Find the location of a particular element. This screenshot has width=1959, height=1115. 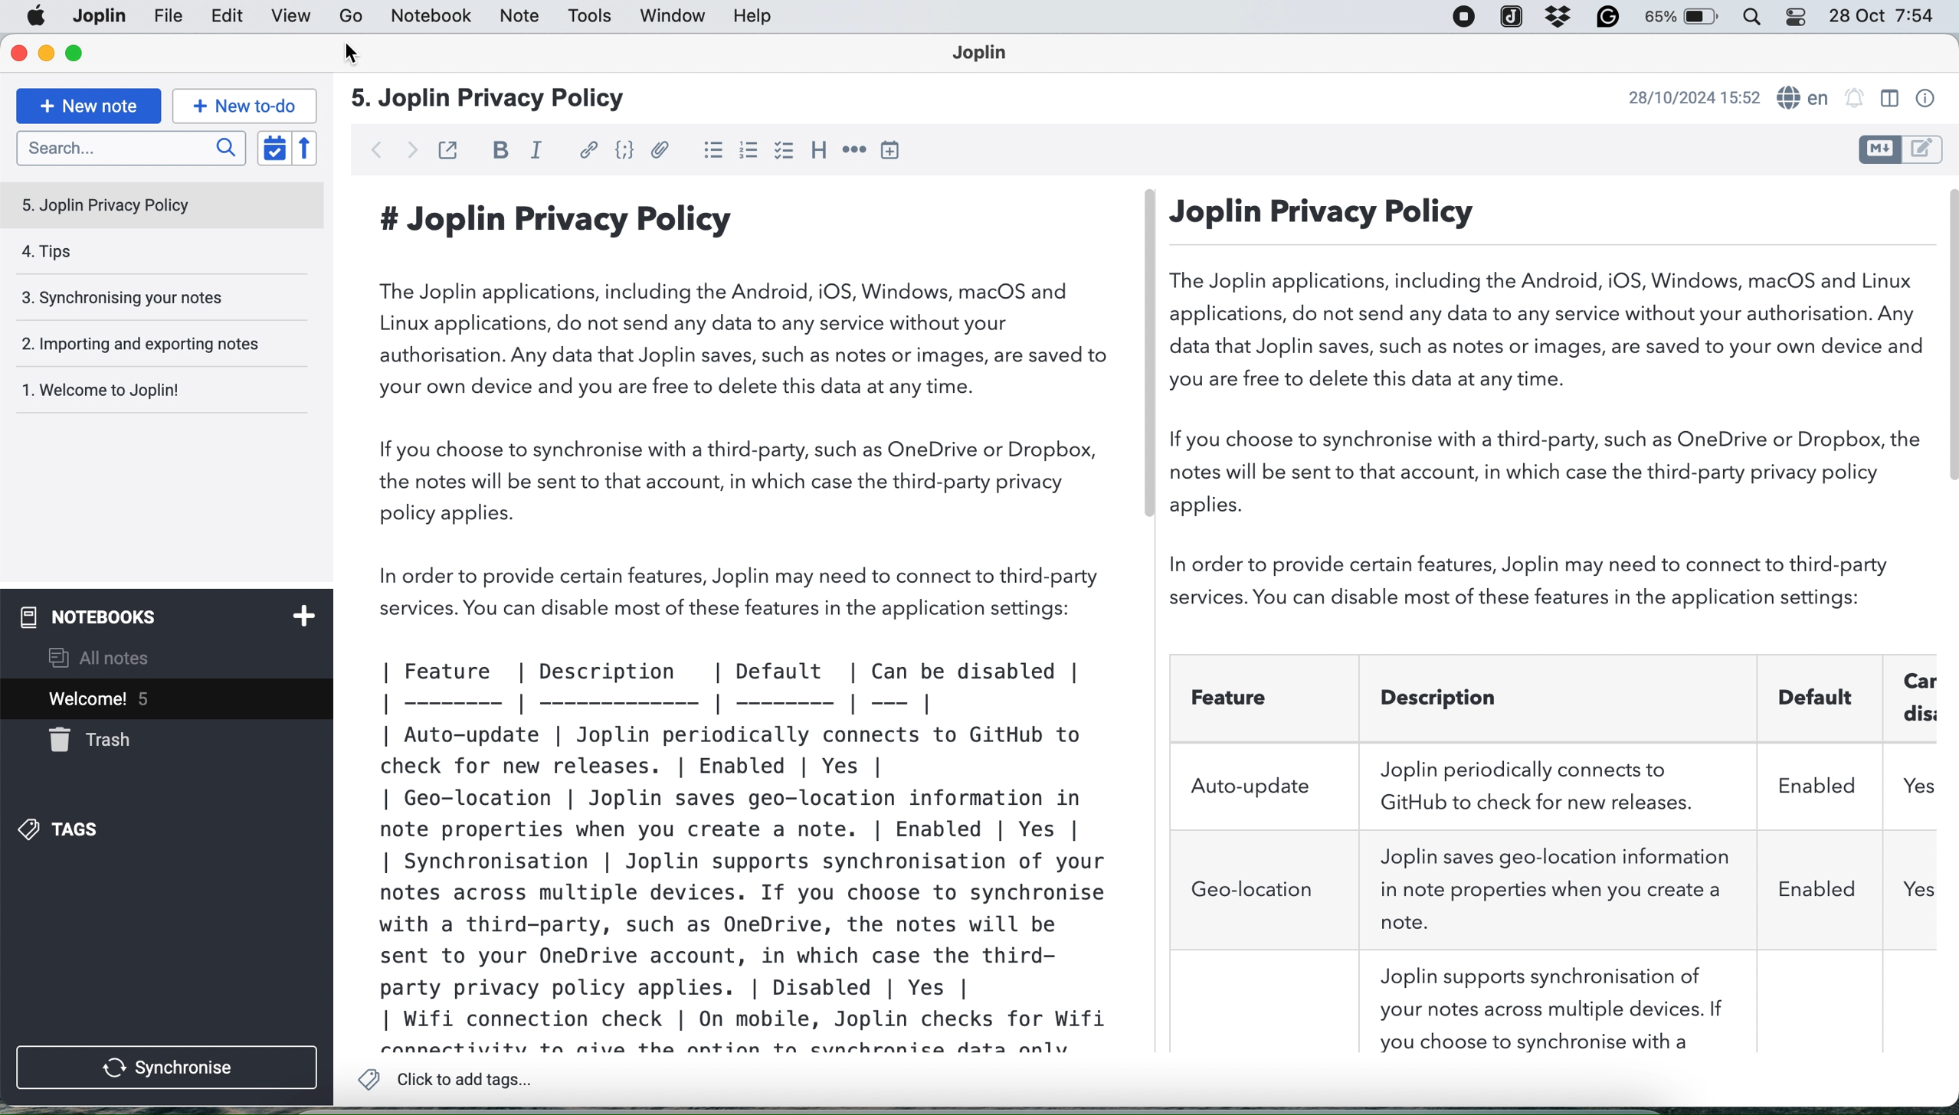

help is located at coordinates (755, 18).